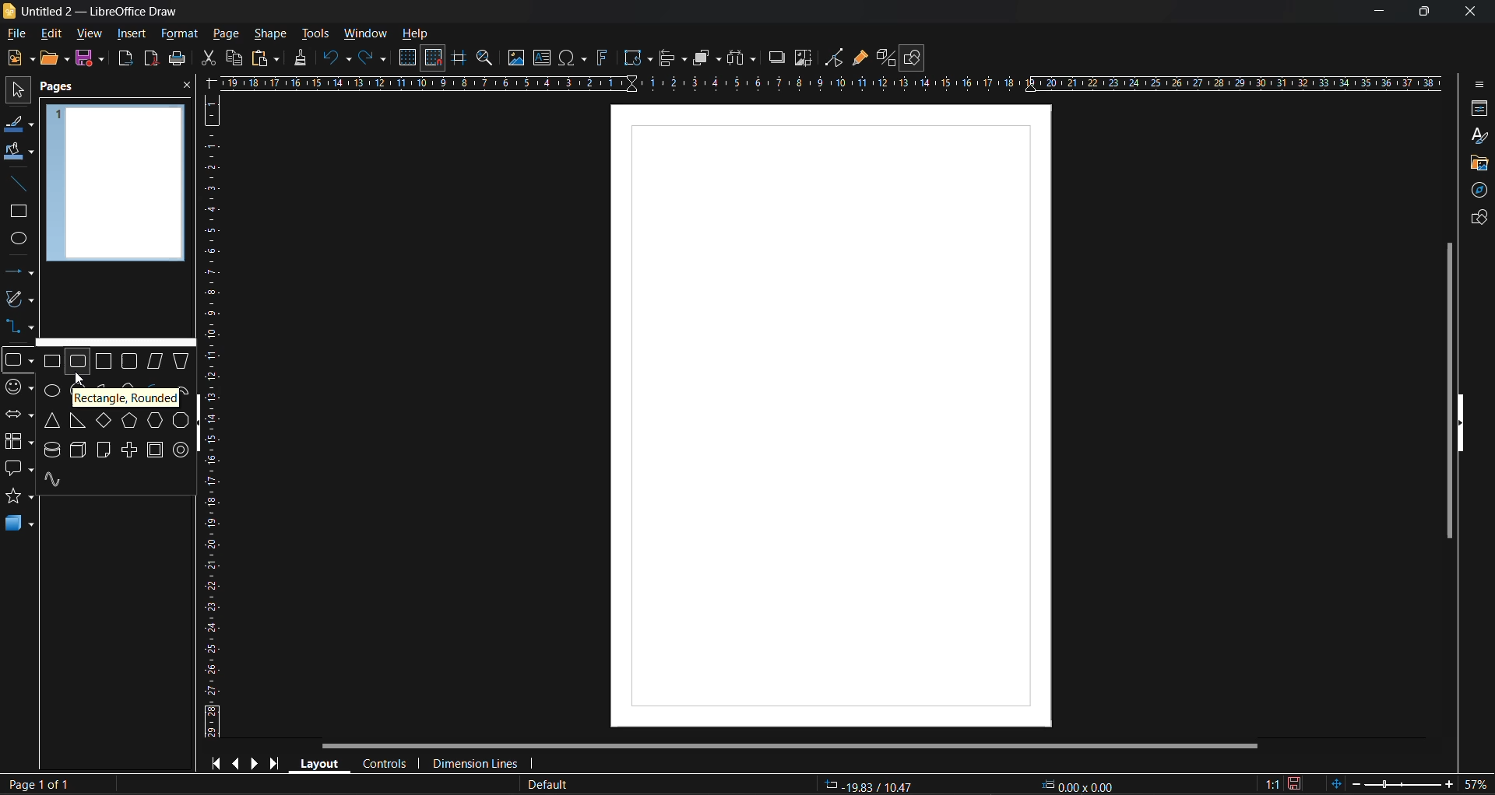 Image resolution: width=1495 pixels, height=795 pixels. Describe the element at coordinates (20, 297) in the screenshot. I see `curves and polygons` at that location.